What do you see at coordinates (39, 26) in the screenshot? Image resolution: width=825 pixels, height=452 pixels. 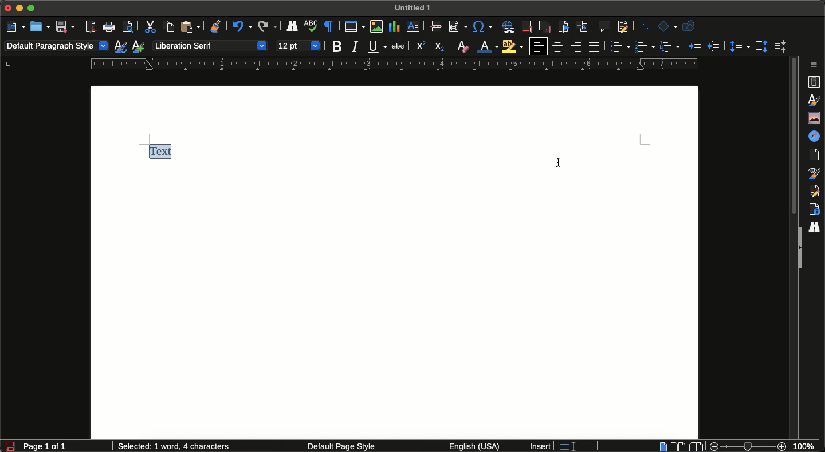 I see `Open` at bounding box center [39, 26].